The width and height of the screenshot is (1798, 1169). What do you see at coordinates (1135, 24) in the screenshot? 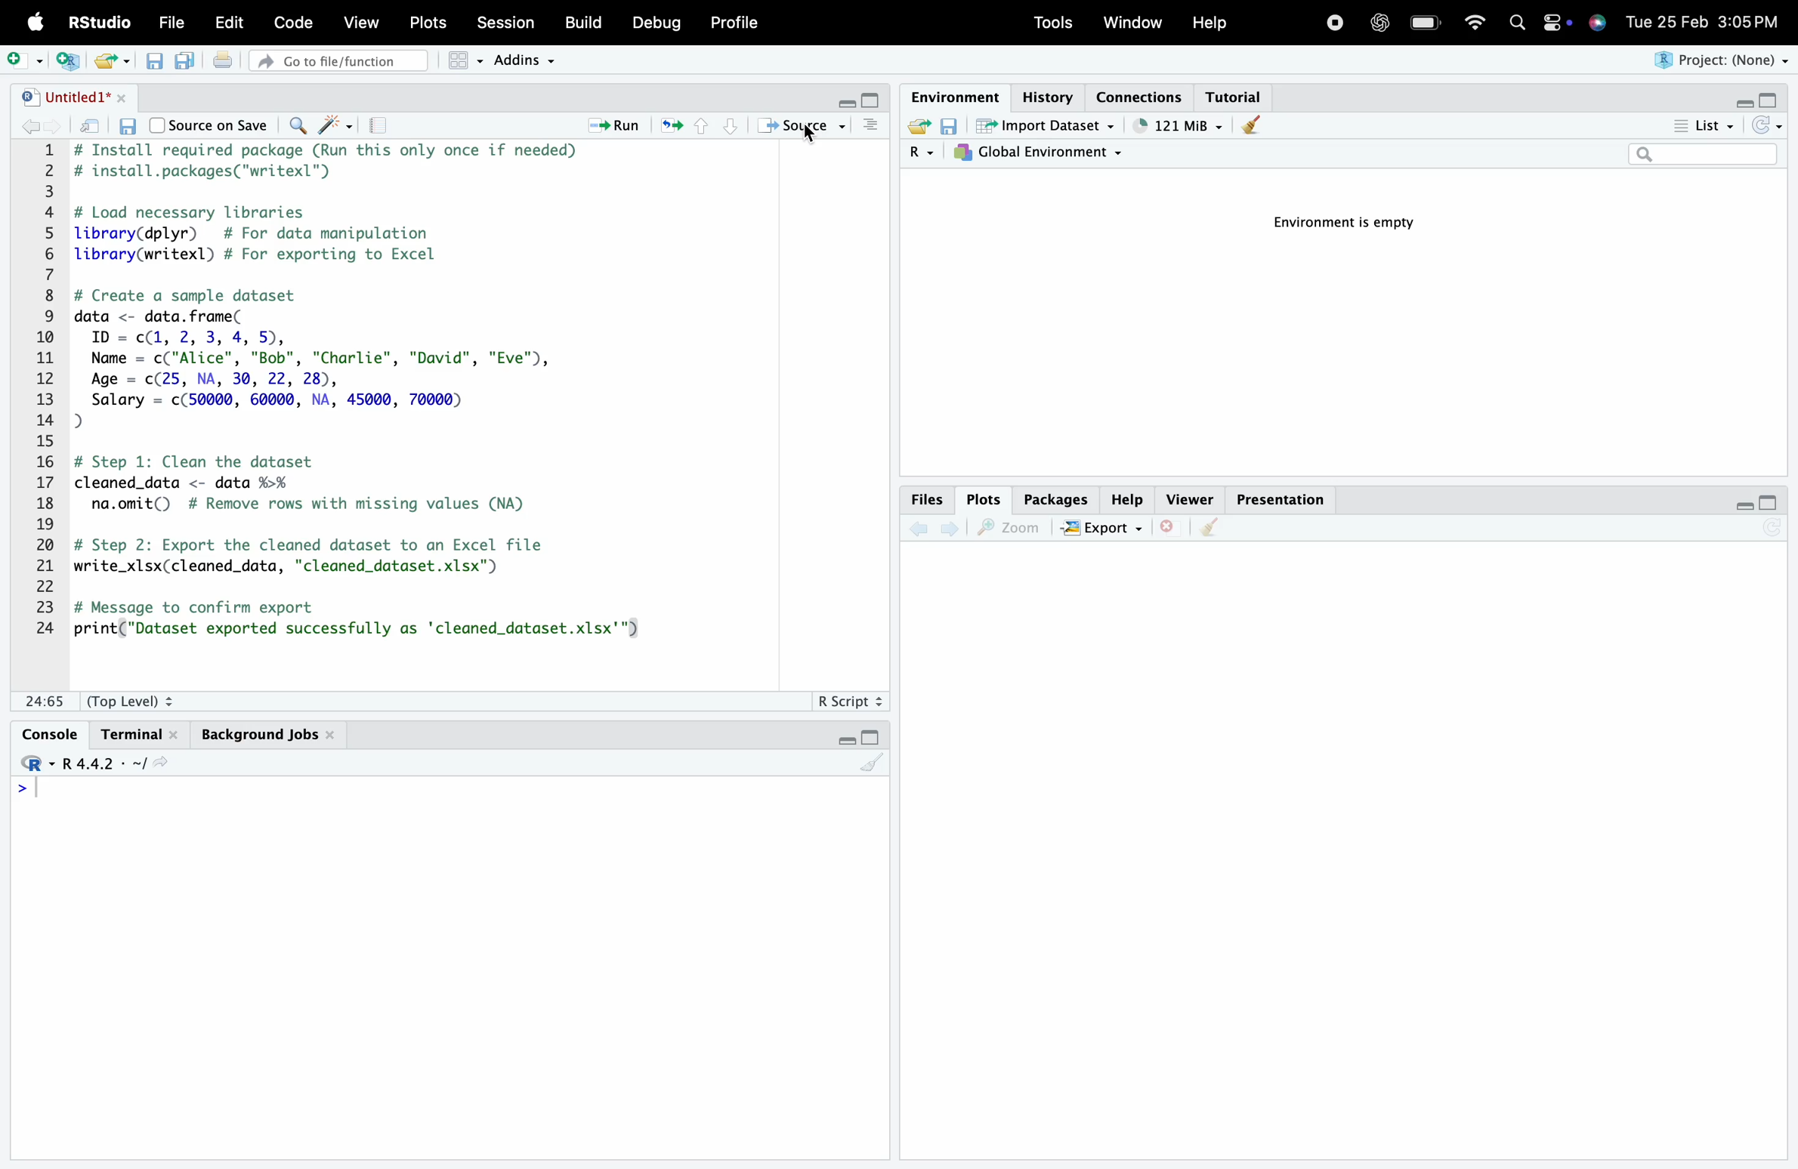
I see `Window` at bounding box center [1135, 24].